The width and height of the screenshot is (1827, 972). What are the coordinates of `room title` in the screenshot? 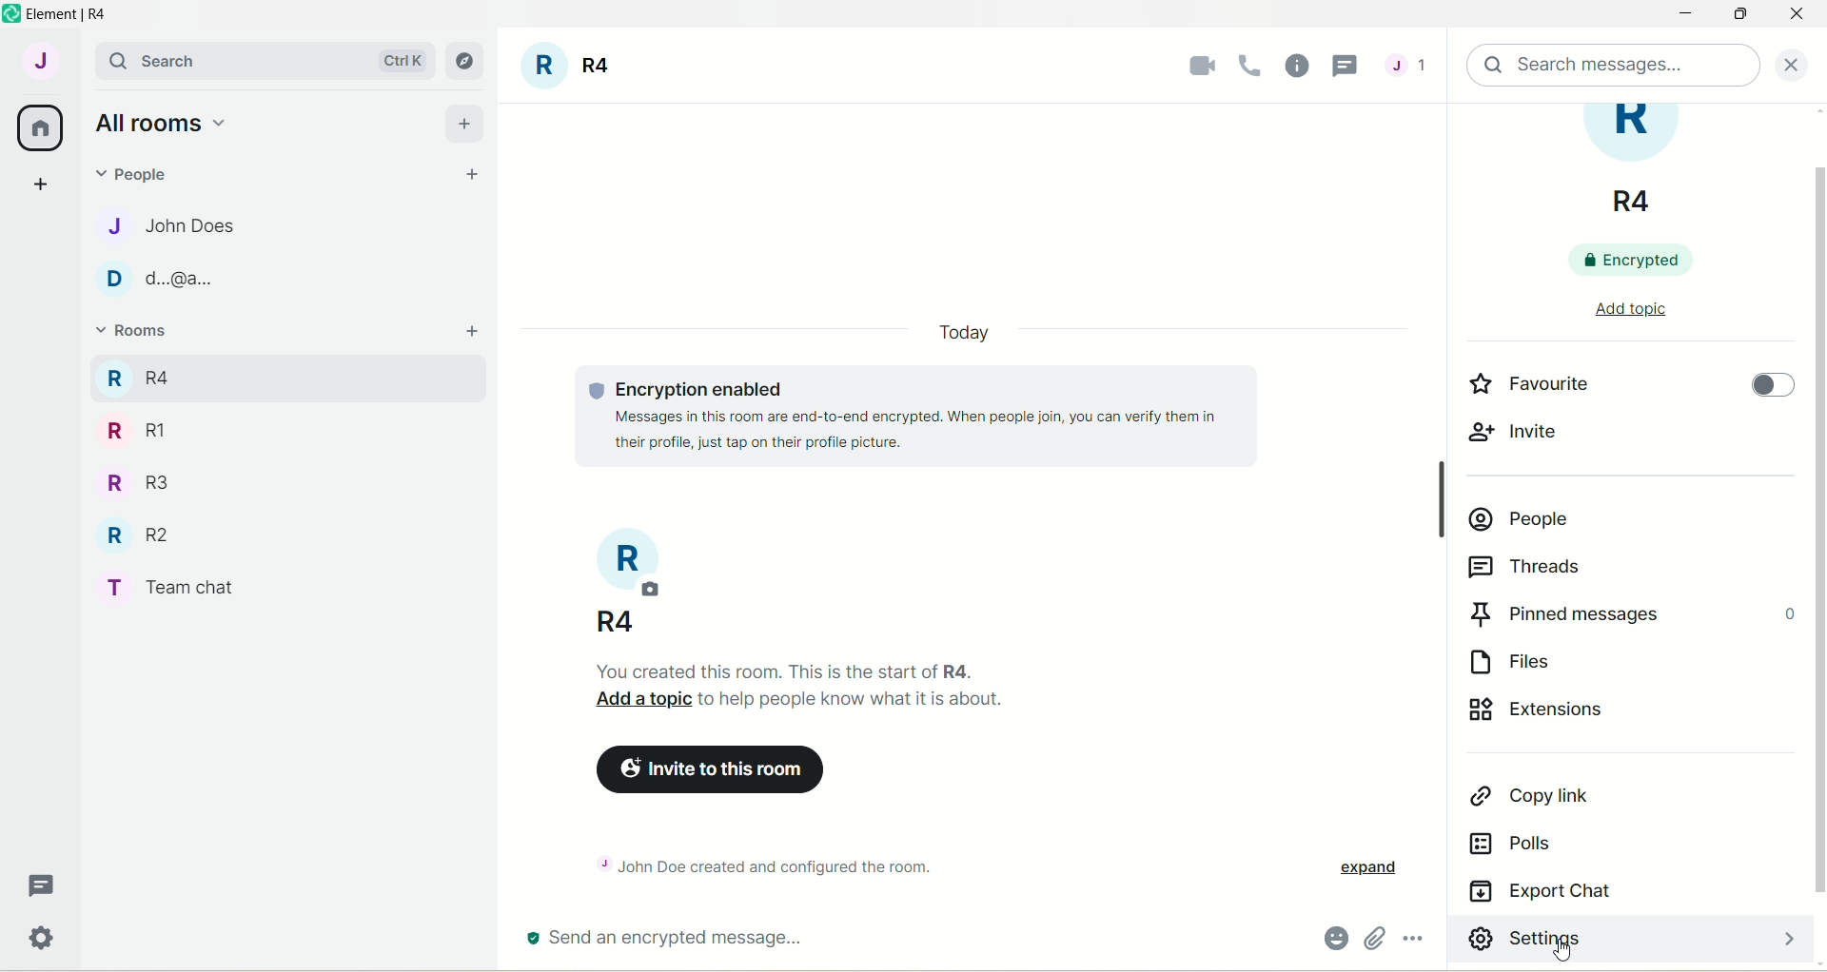 It's located at (569, 68).